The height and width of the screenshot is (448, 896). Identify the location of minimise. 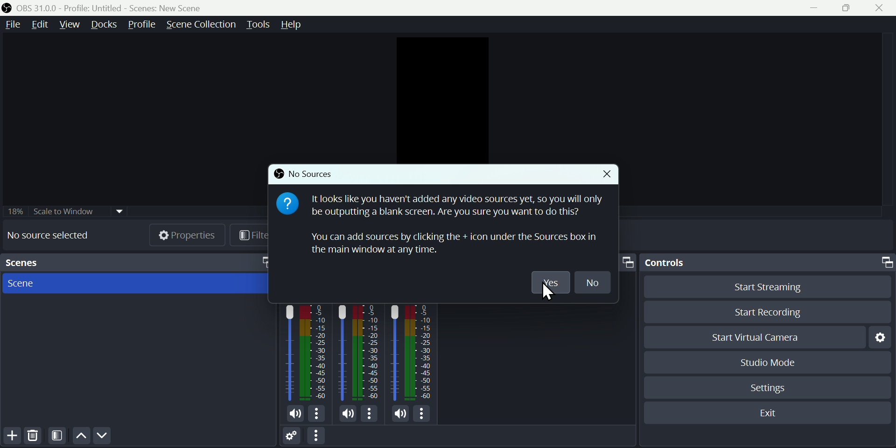
(815, 8).